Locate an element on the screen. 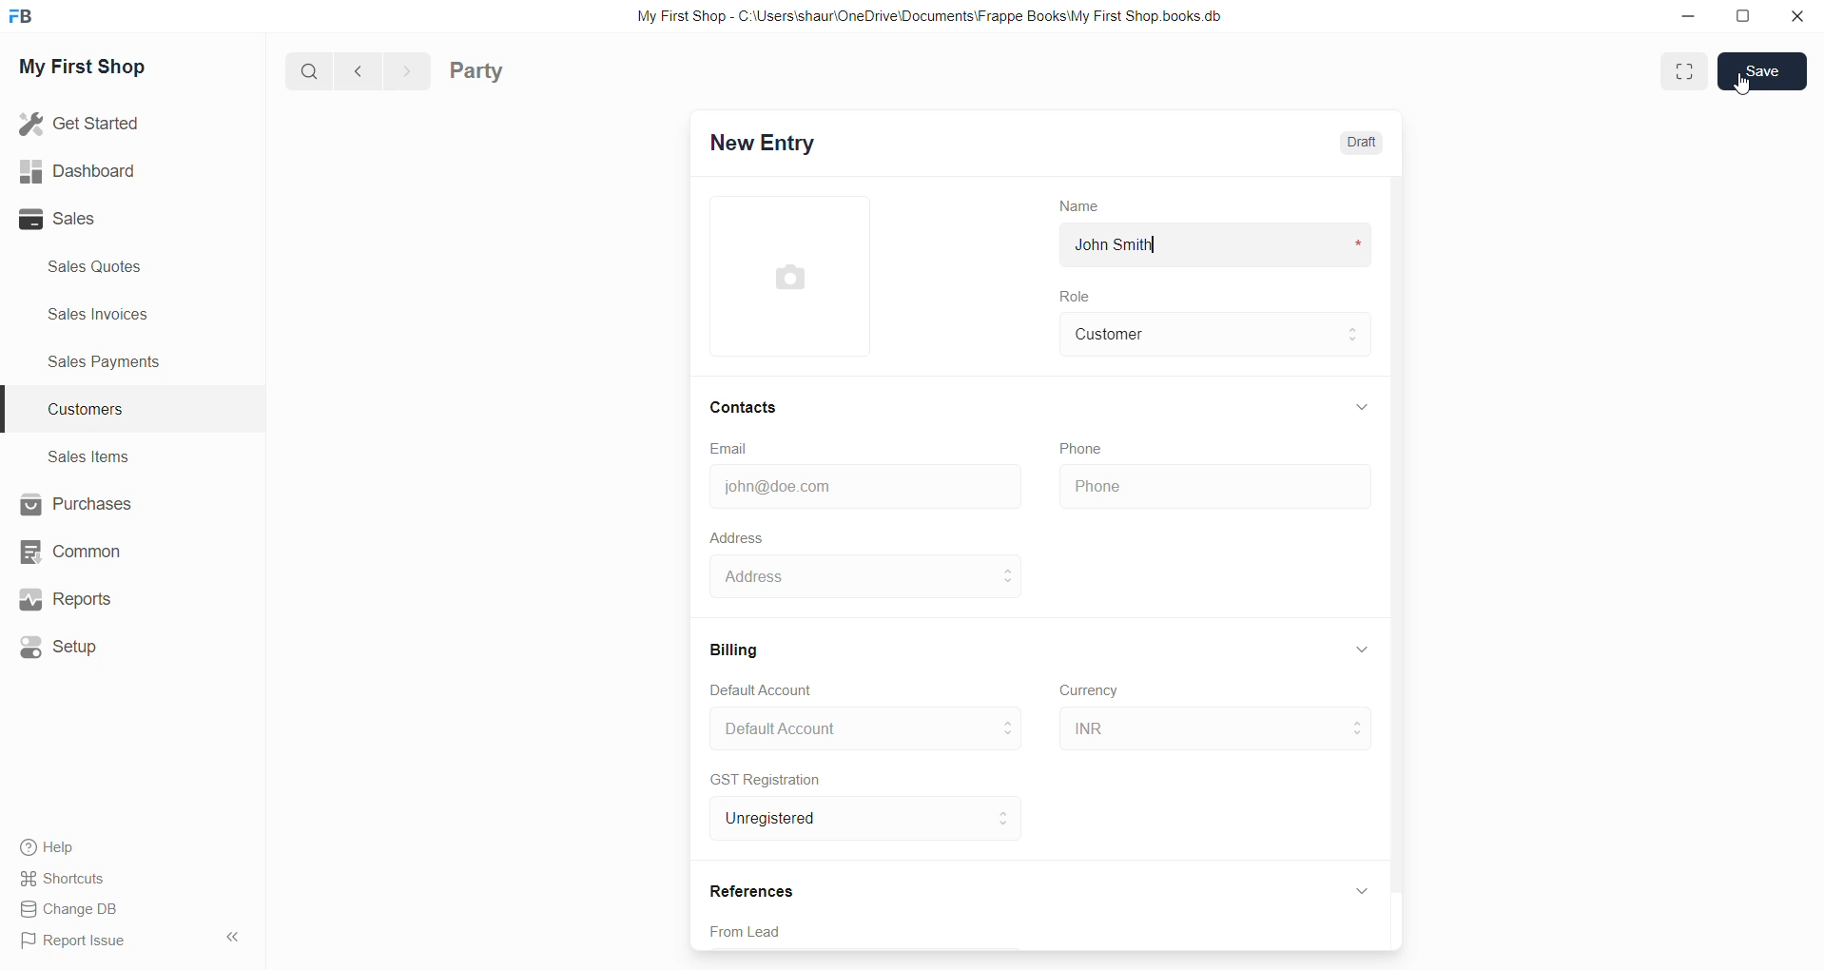  customers is located at coordinates (100, 411).